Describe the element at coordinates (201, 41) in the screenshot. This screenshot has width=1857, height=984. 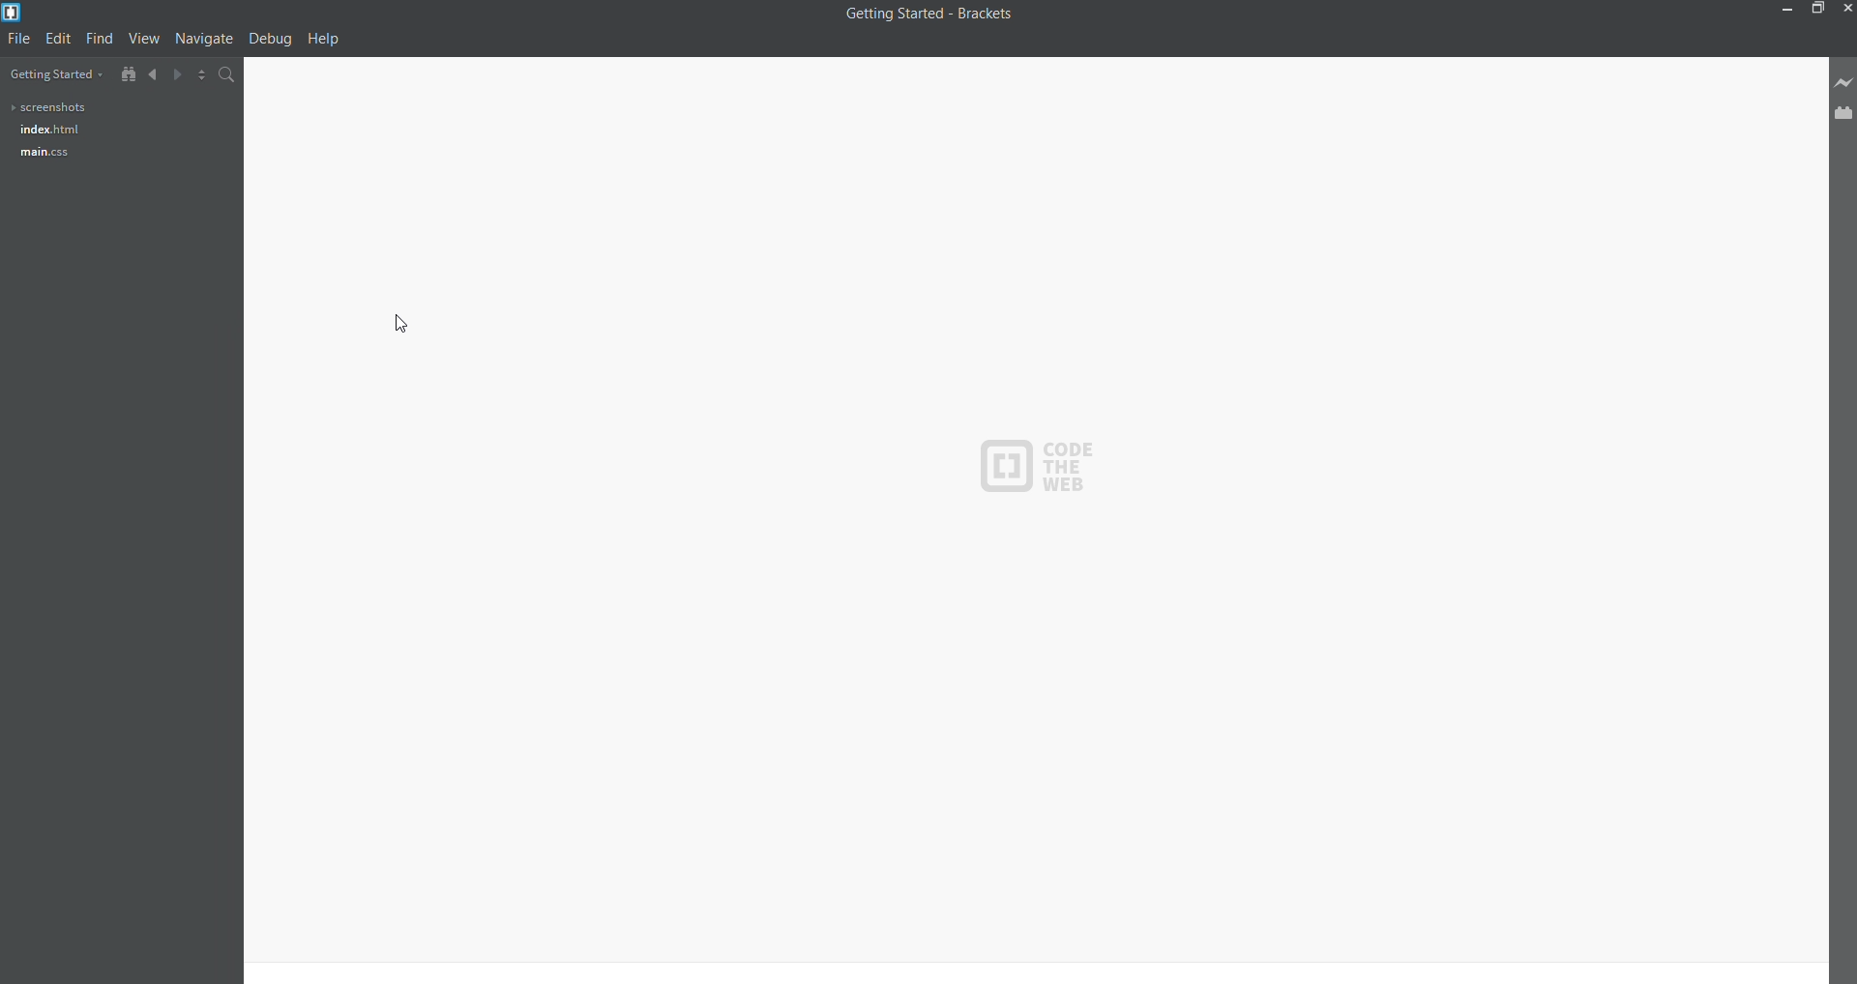
I see `navigate` at that location.